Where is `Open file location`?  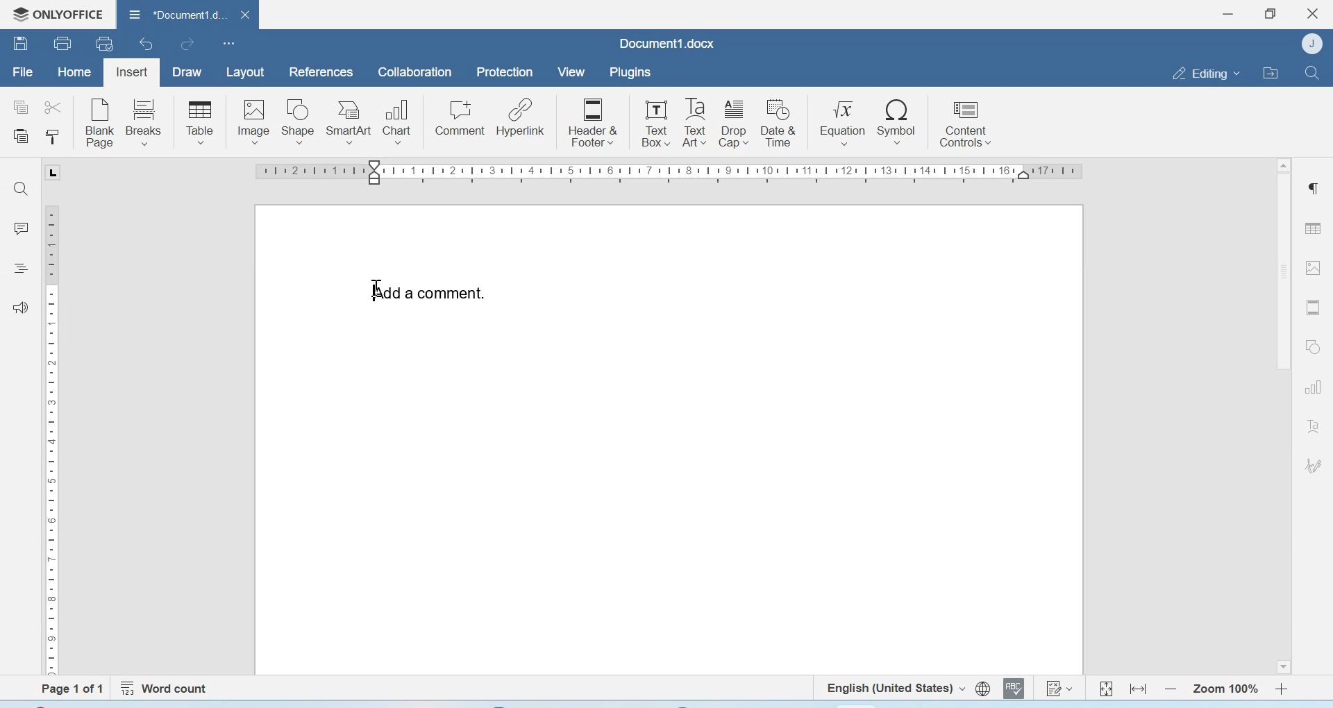 Open file location is located at coordinates (1271, 72).